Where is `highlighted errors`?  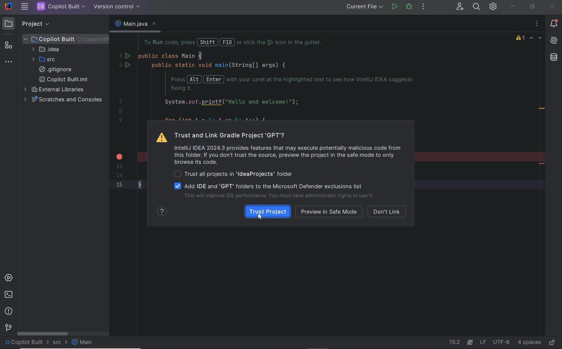 highlighted errors is located at coordinates (536, 39).